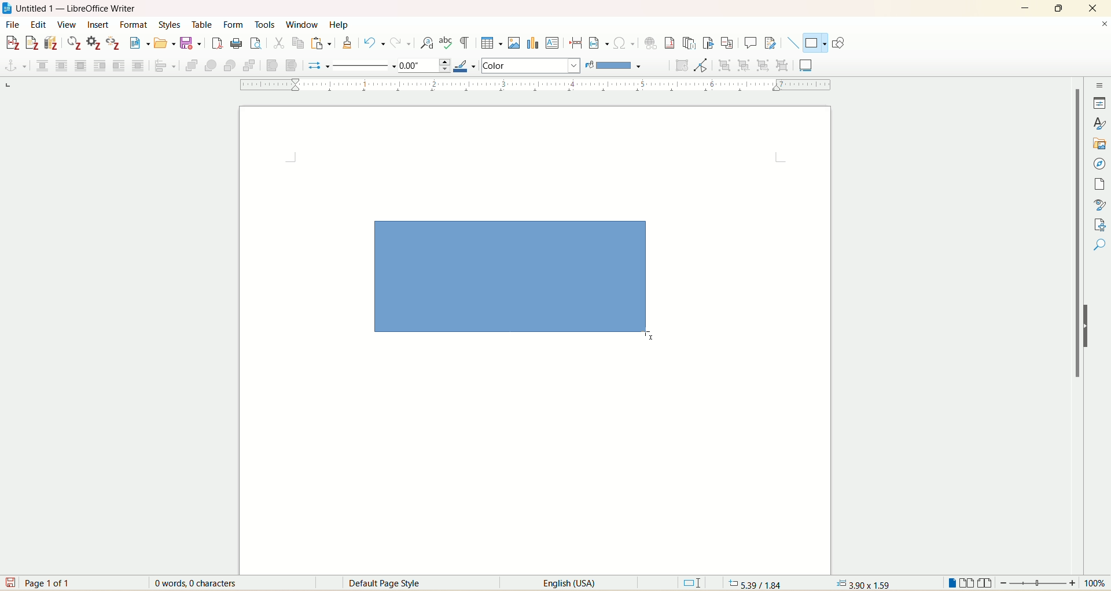  What do you see at coordinates (624, 43) in the screenshot?
I see `insert symbol` at bounding box center [624, 43].